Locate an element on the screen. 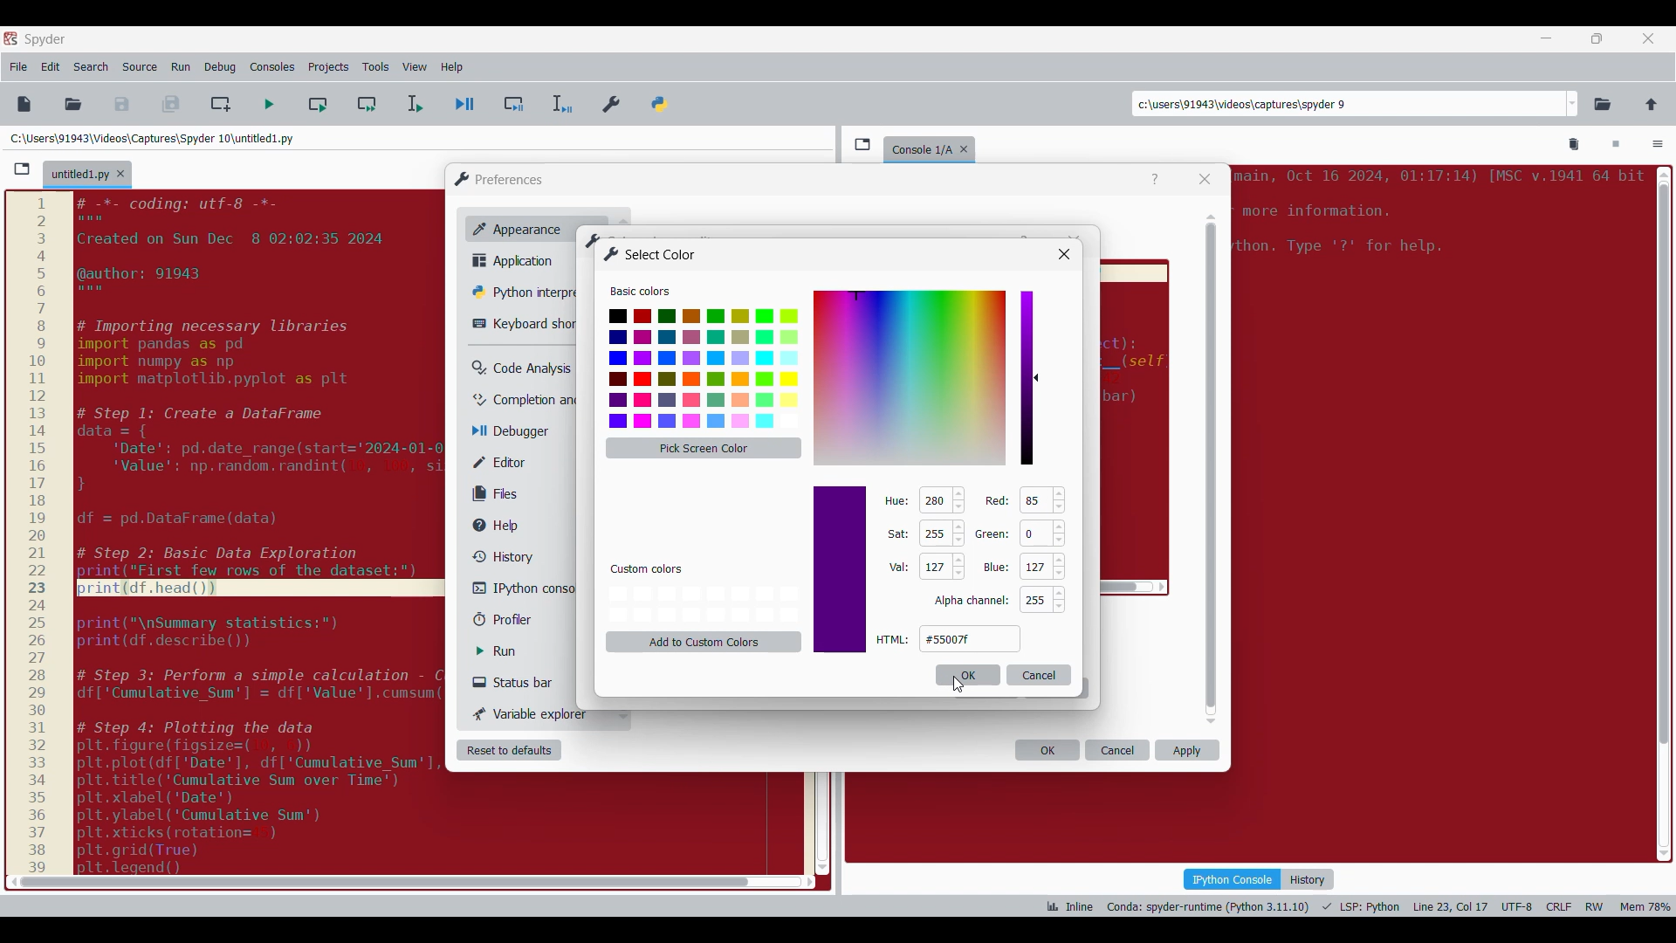 Image resolution: width=1676 pixels, height=943 pixels. Current tab is located at coordinates (79, 176).